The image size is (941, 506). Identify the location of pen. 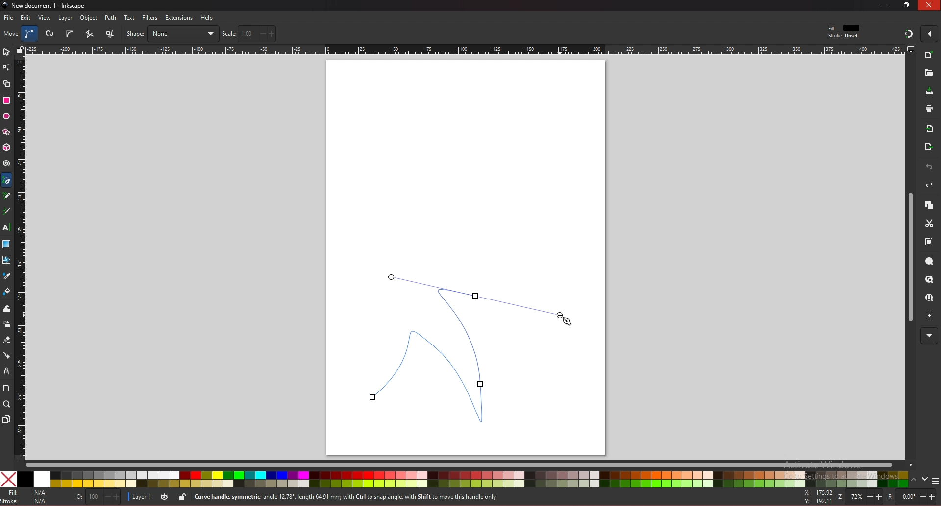
(8, 181).